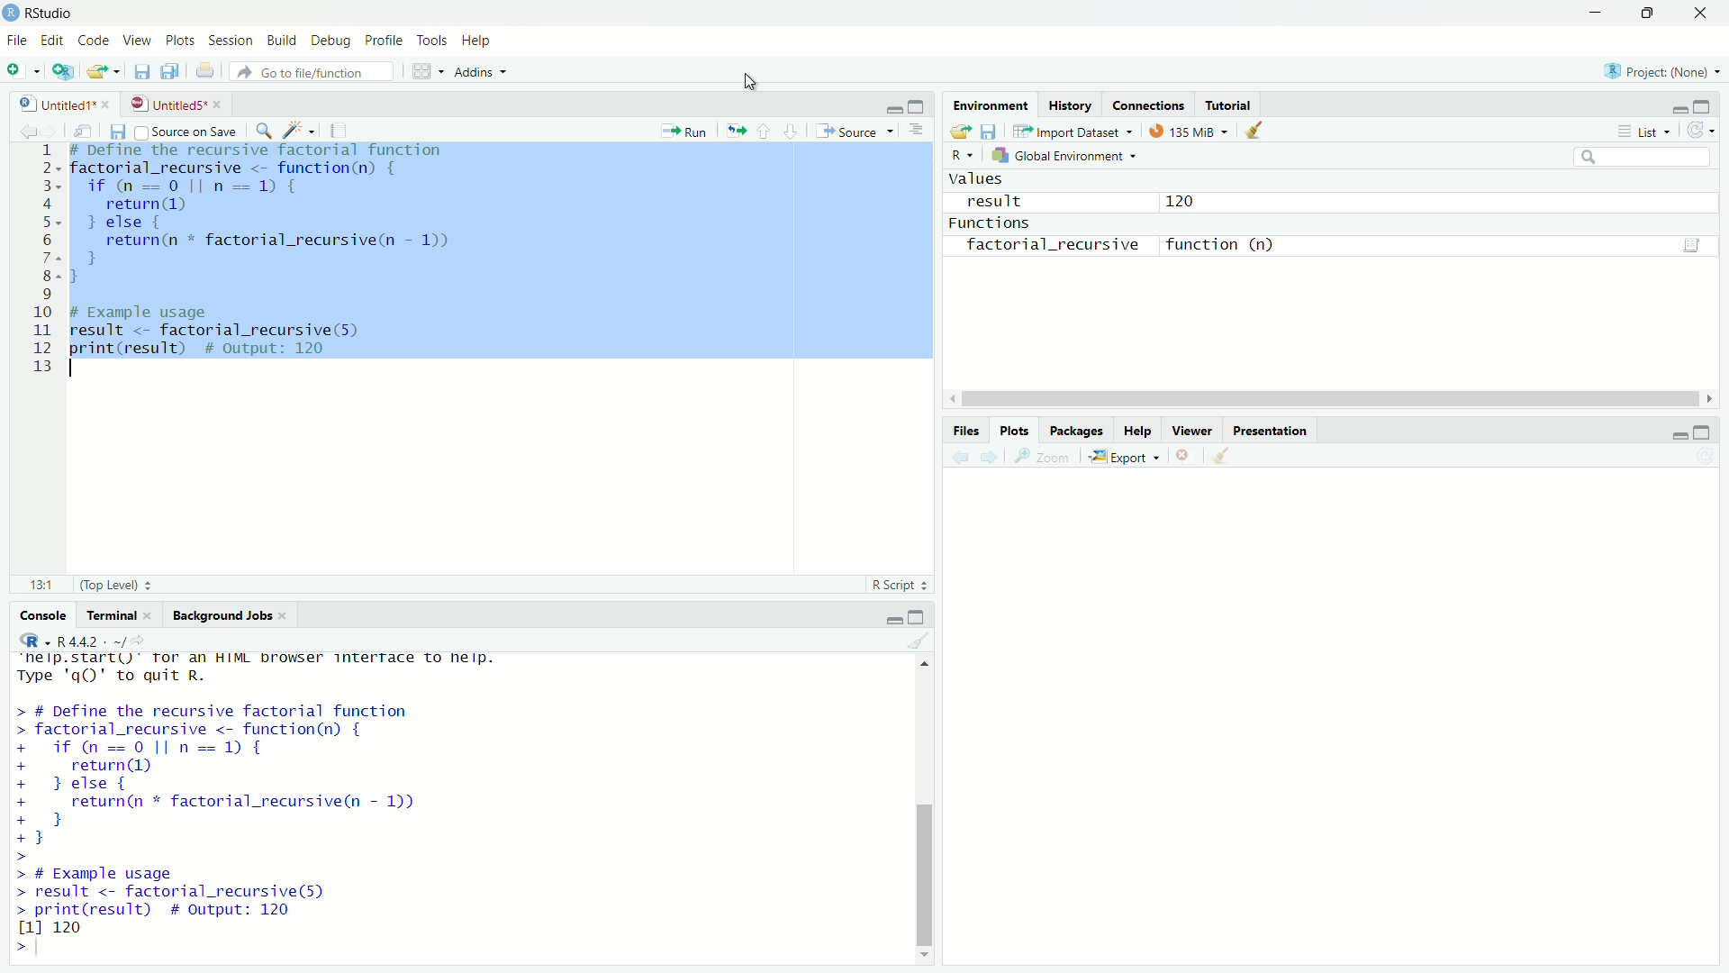 Image resolution: width=1729 pixels, height=973 pixels. I want to click on Global Environment, so click(1070, 153).